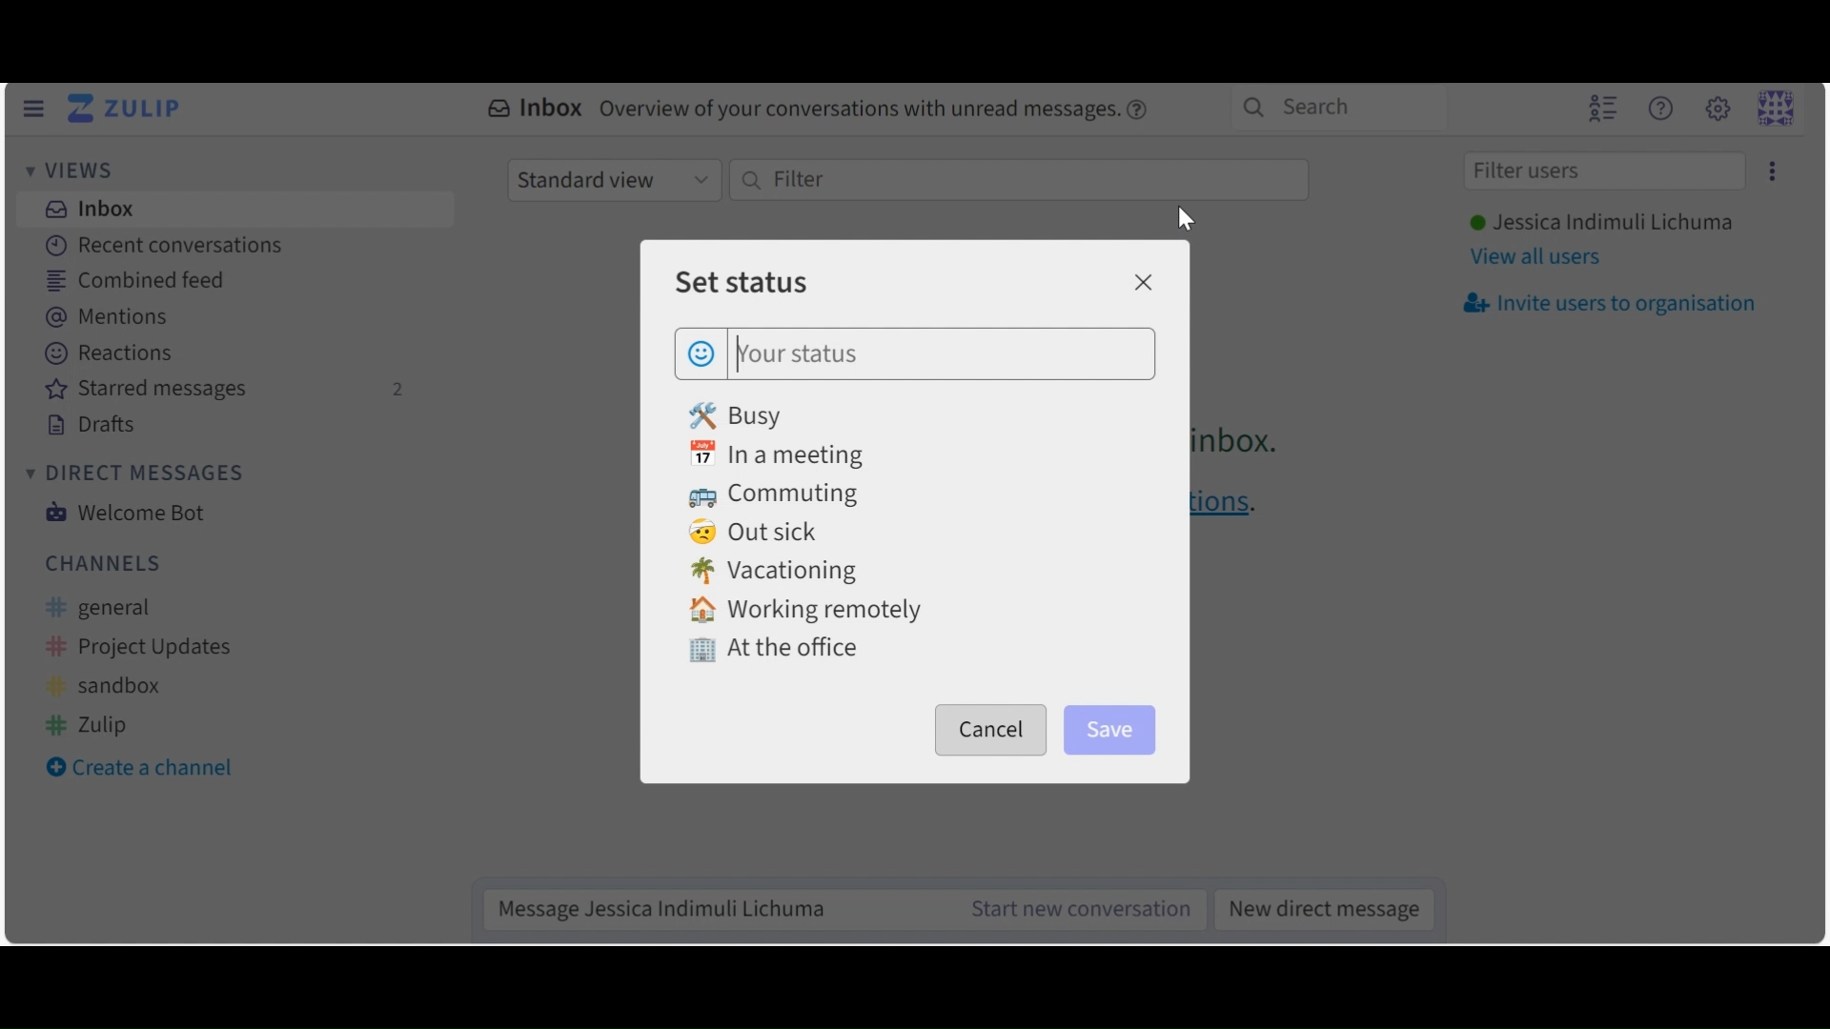 The image size is (1830, 1029). I want to click on Mentions, so click(116, 317).